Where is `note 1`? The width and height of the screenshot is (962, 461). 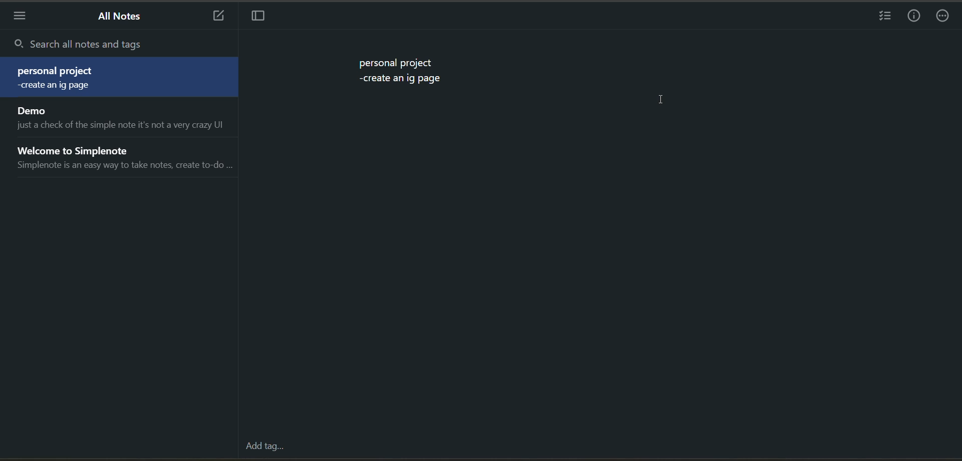
note 1 is located at coordinates (123, 78).